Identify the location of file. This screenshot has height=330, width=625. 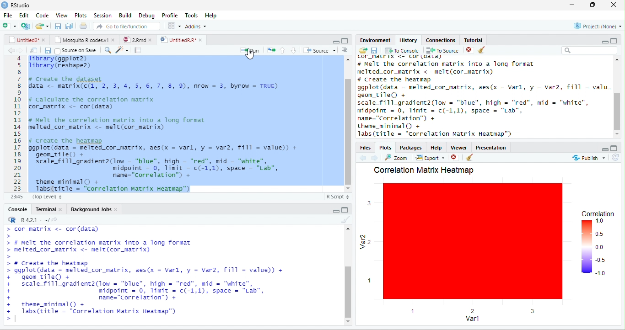
(8, 15).